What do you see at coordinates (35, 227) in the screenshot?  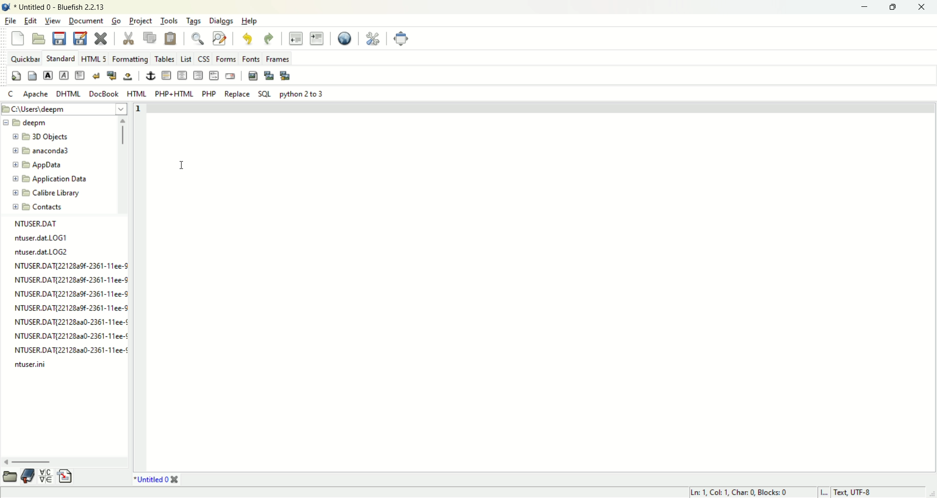 I see `NTUSER.DAT` at bounding box center [35, 227].